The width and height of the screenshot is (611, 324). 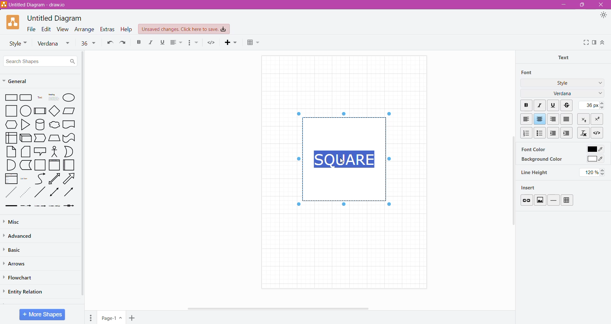 What do you see at coordinates (18, 81) in the screenshot?
I see `General` at bounding box center [18, 81].